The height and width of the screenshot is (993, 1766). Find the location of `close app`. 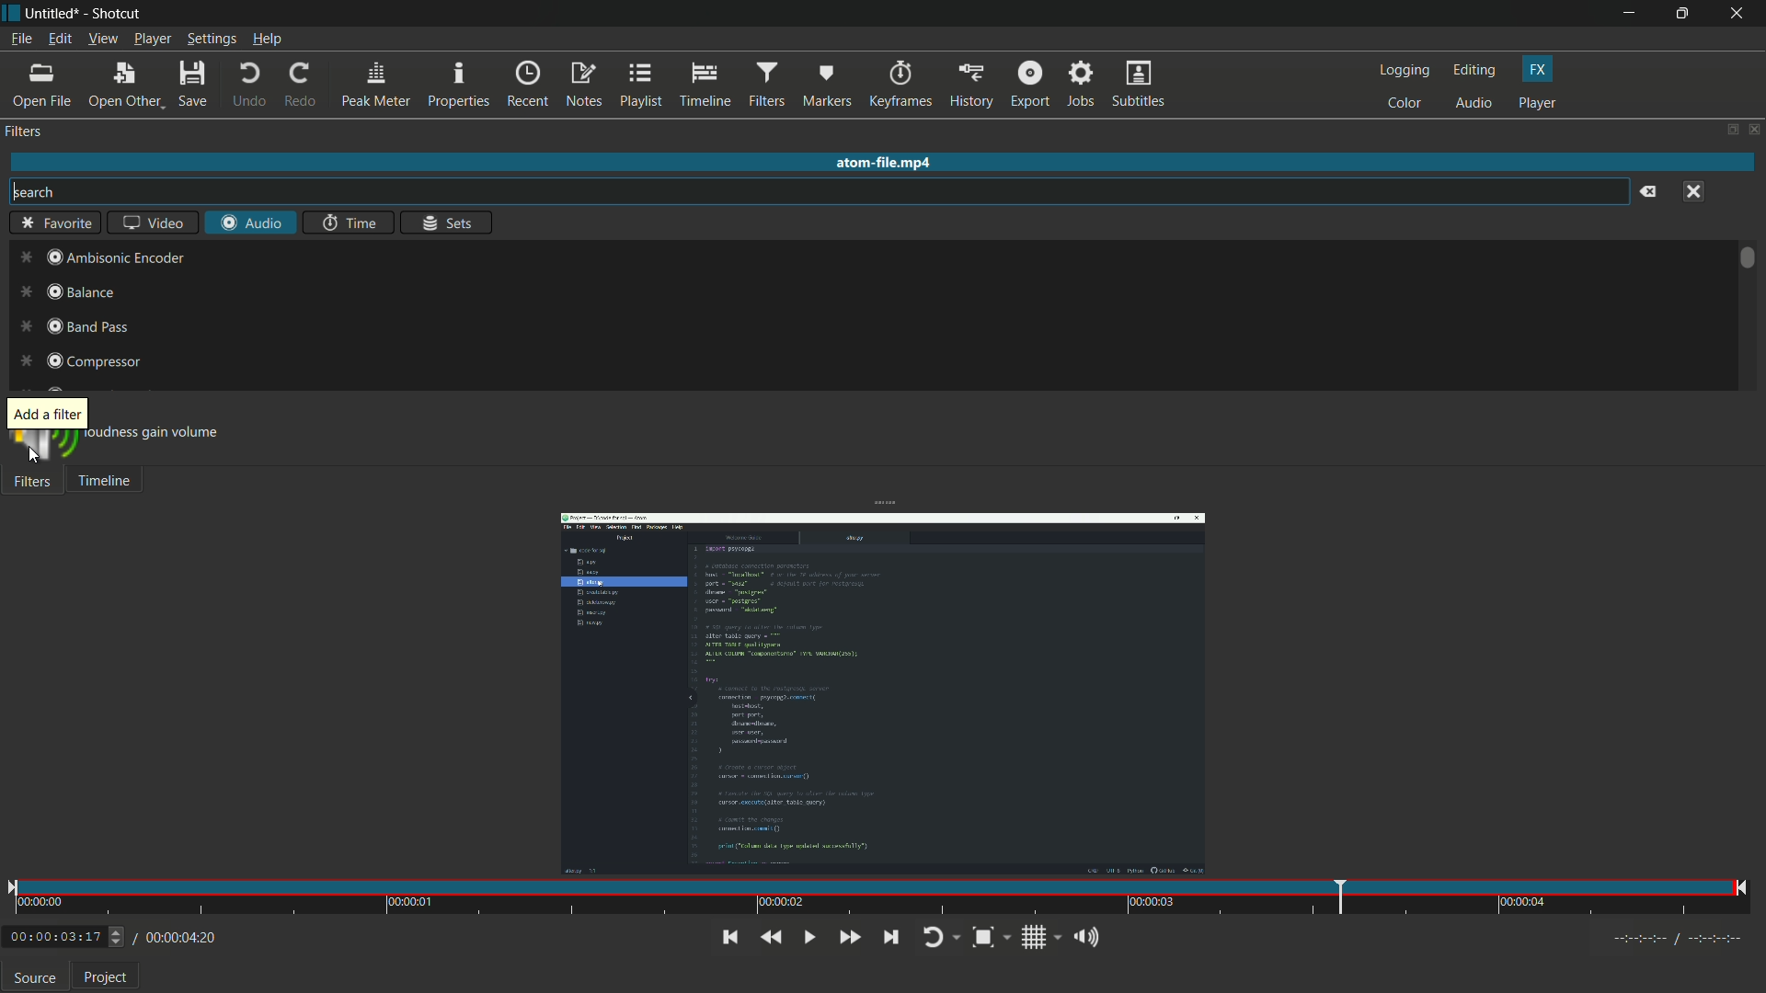

close app is located at coordinates (1740, 14).